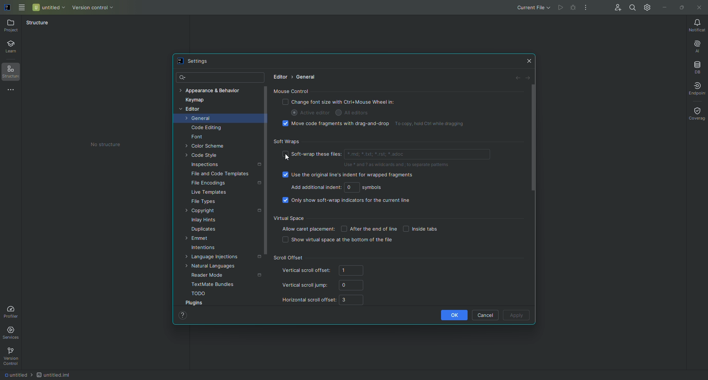  Describe the element at coordinates (485, 77) in the screenshot. I see `Revert changes` at that location.